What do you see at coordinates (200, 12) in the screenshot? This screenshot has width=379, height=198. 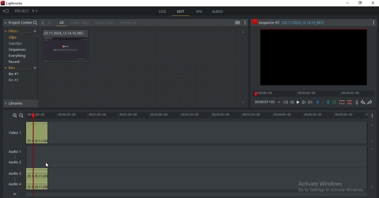 I see `vfx` at bounding box center [200, 12].